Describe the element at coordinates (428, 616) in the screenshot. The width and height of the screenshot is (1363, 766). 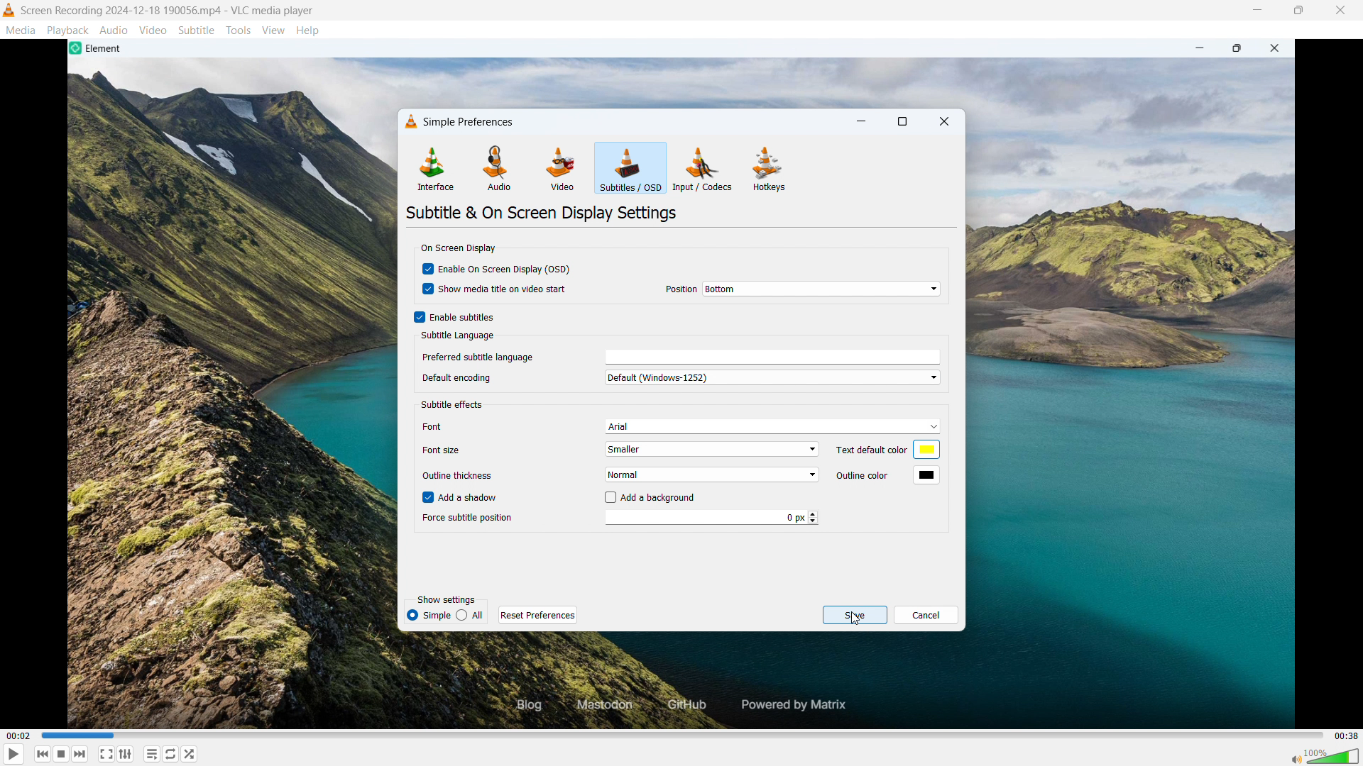
I see `simple ` at that location.